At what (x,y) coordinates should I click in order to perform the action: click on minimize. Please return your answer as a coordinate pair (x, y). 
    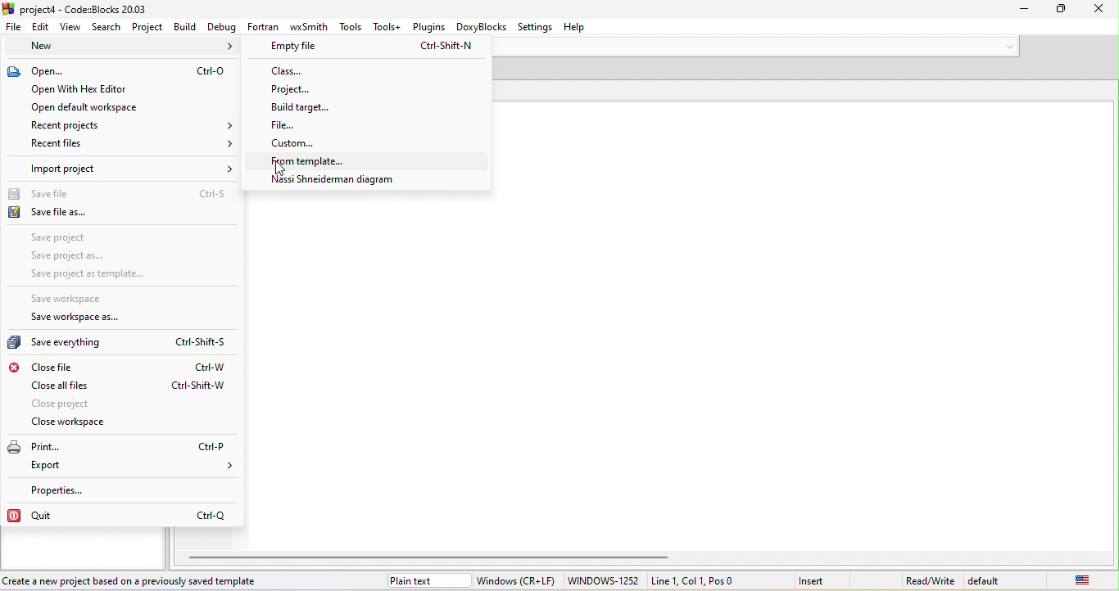
    Looking at the image, I should click on (1016, 10).